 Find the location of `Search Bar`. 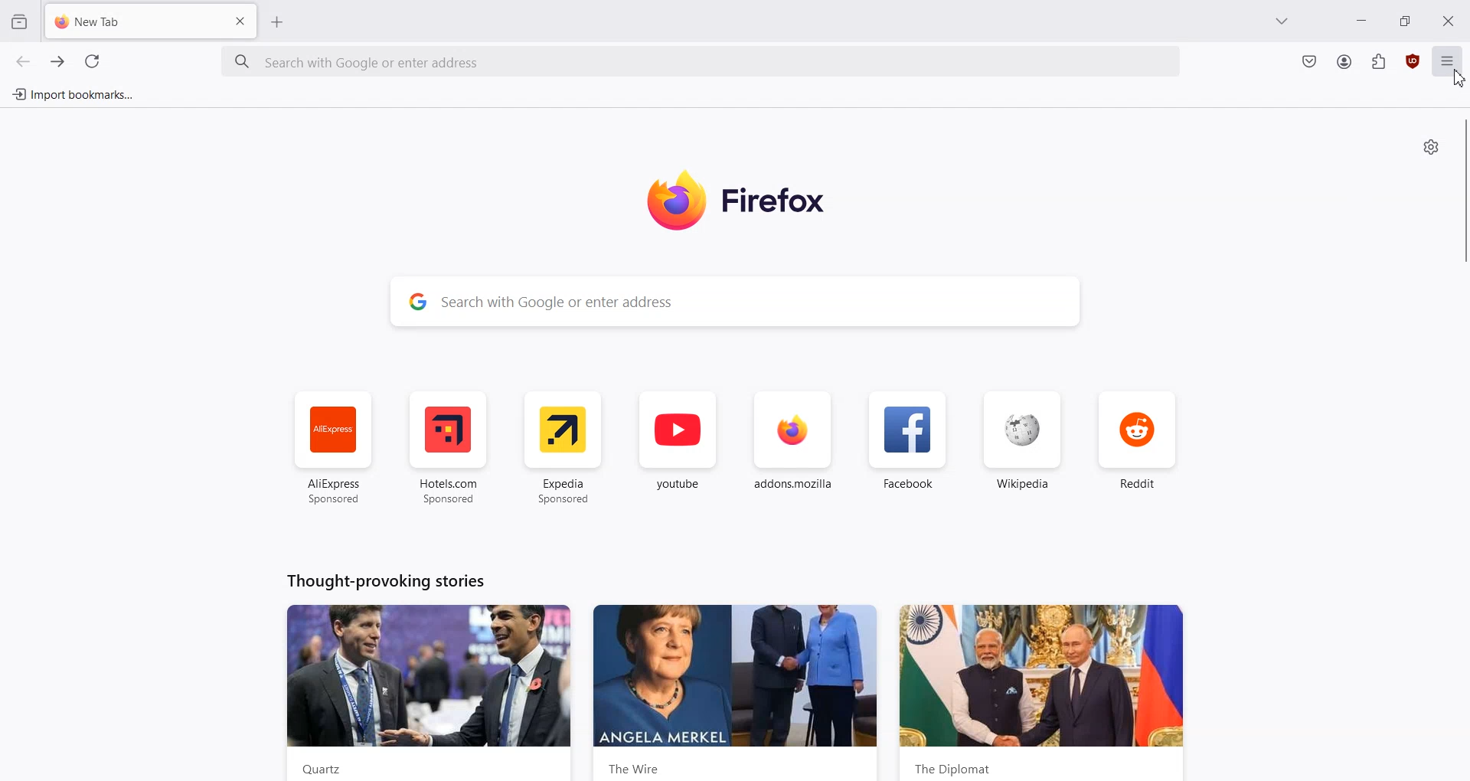

Search Bar is located at coordinates (702, 62).